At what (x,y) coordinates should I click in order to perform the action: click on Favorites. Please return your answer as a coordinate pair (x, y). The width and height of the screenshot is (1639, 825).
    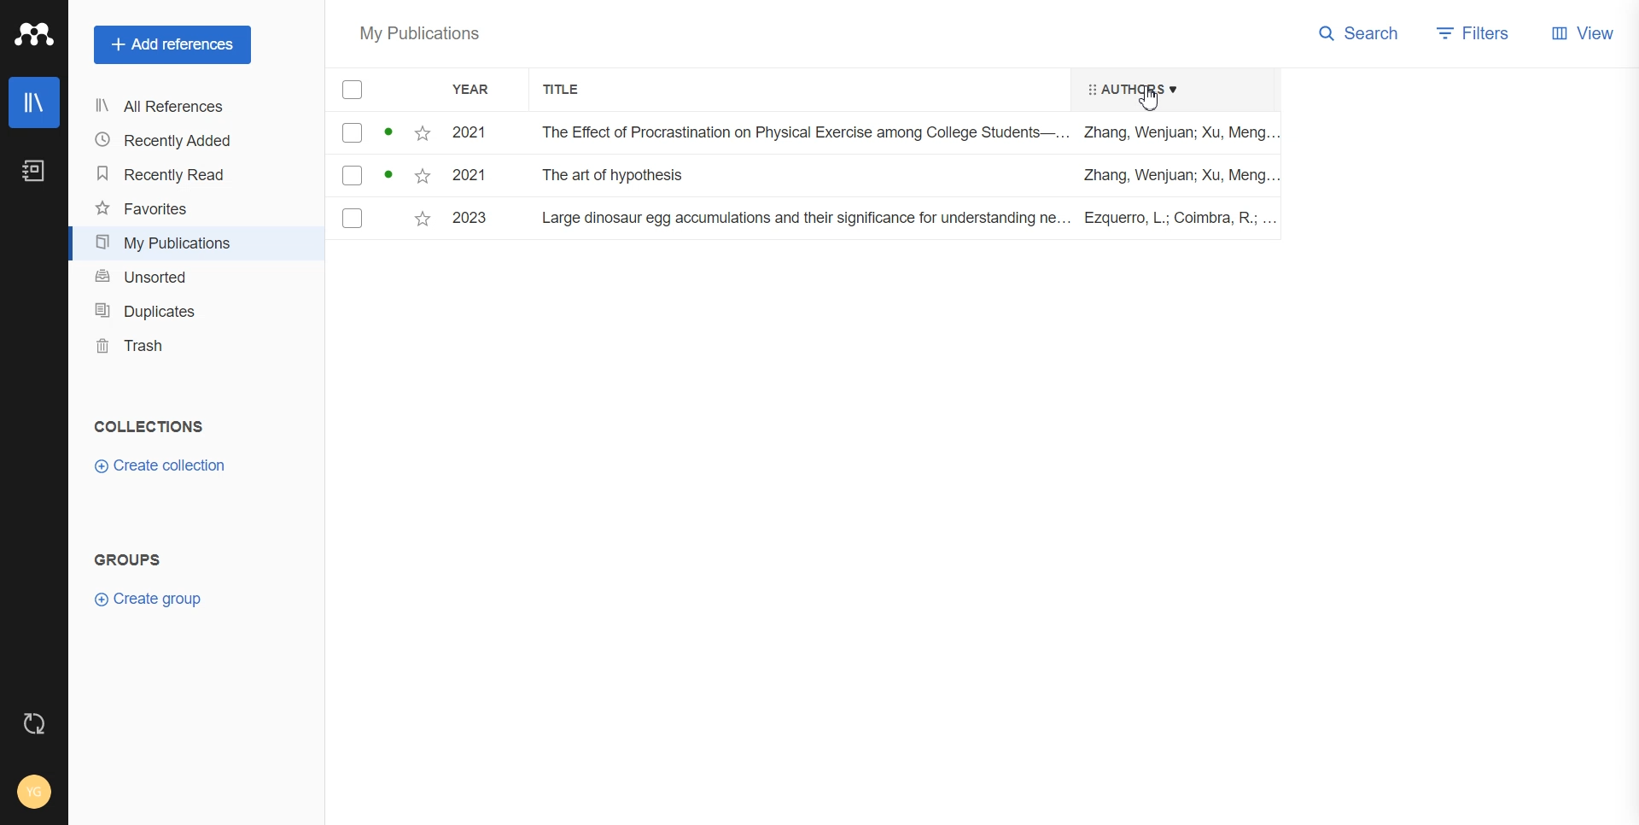
    Looking at the image, I should click on (190, 209).